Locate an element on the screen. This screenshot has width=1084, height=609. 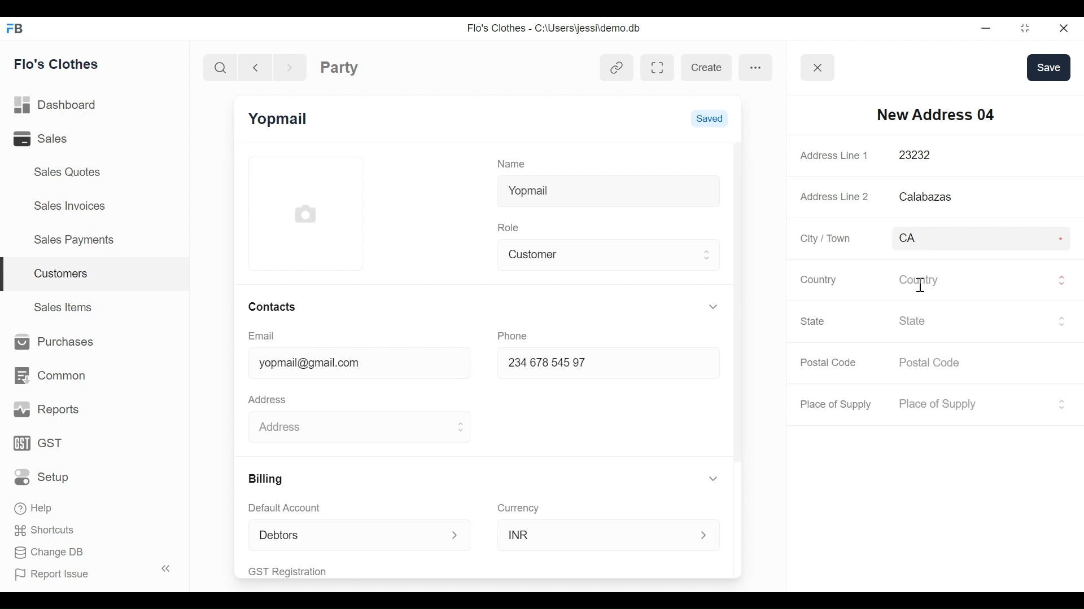
Expand is located at coordinates (456, 536).